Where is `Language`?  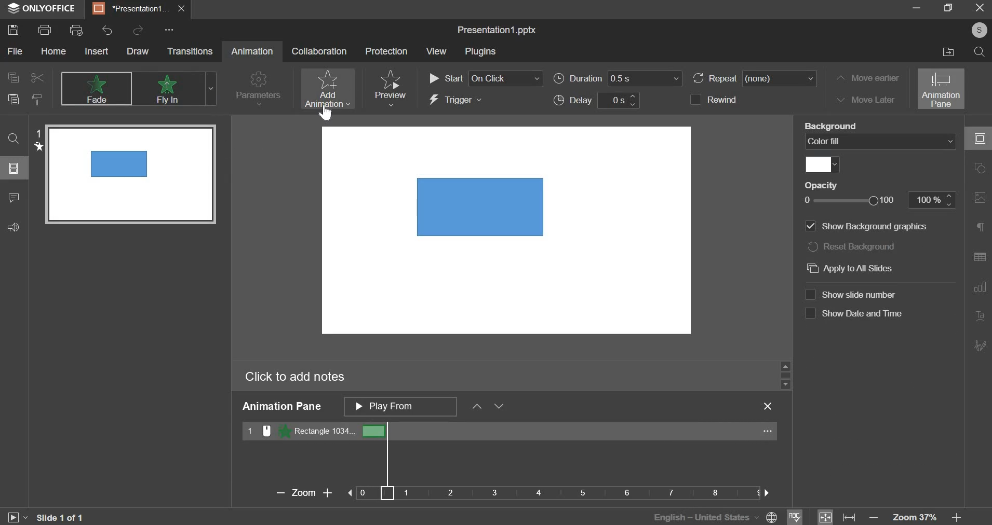
Language is located at coordinates (771, 517).